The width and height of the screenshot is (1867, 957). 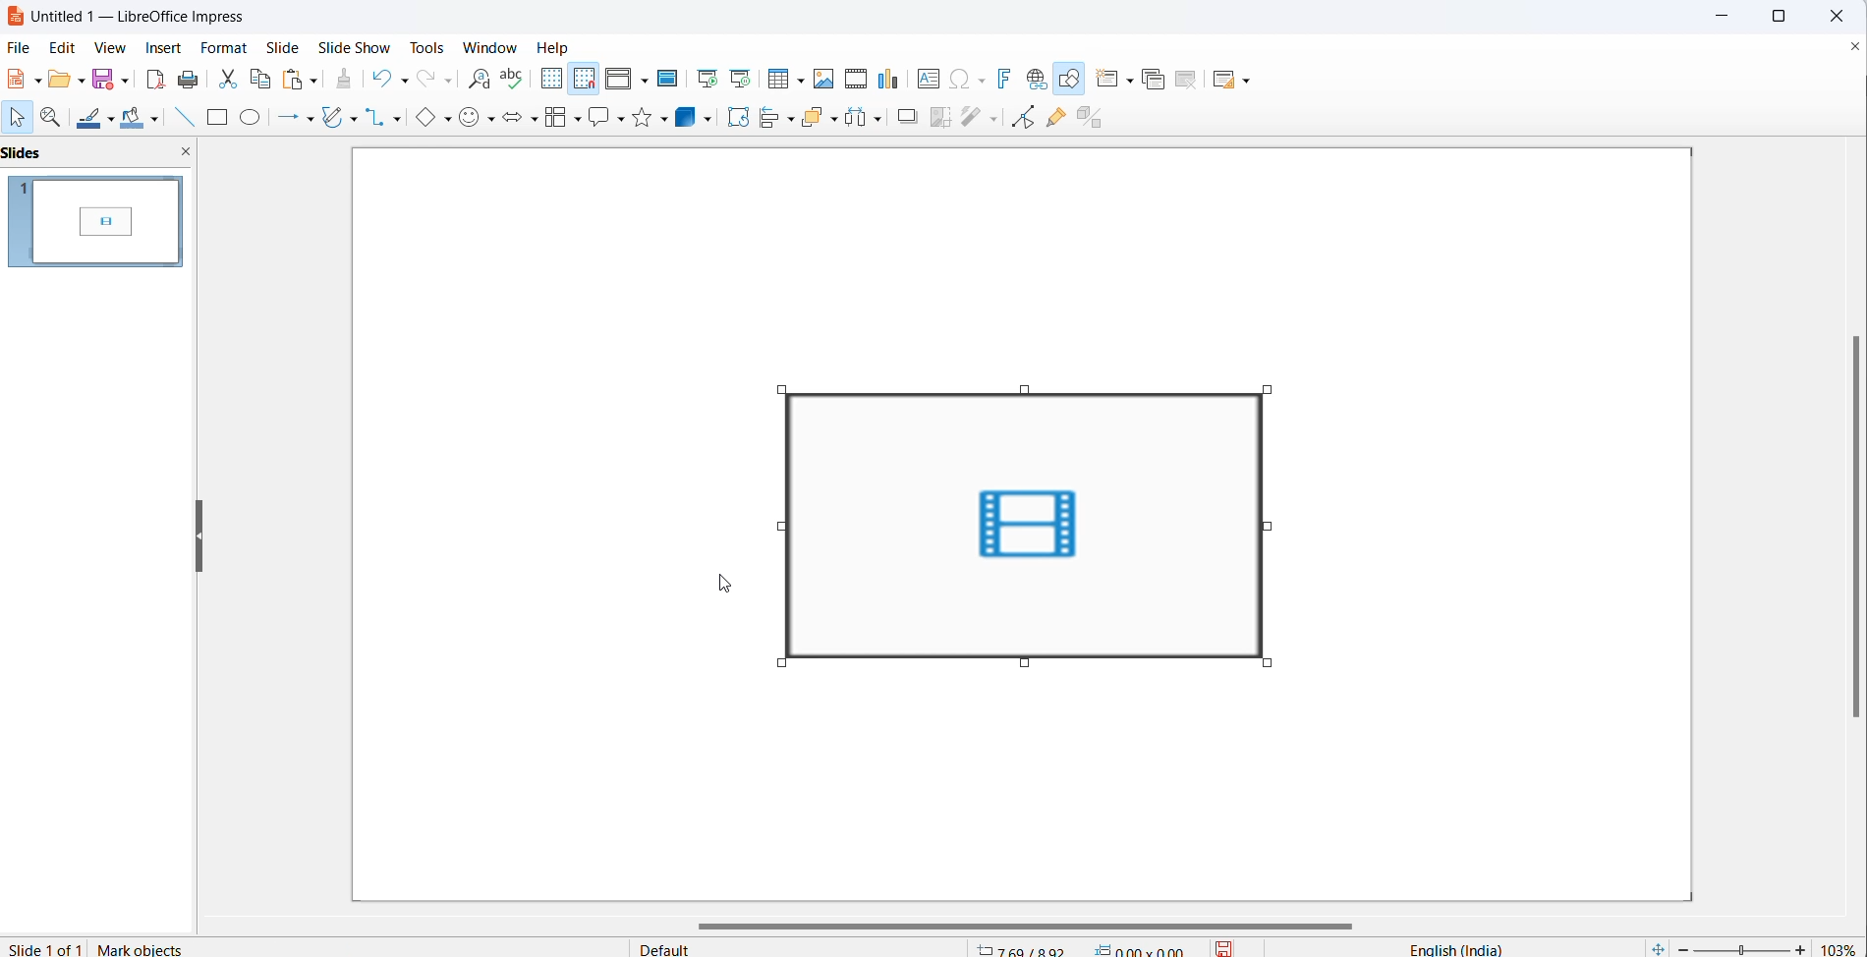 I want to click on basic shapes, so click(x=426, y=120).